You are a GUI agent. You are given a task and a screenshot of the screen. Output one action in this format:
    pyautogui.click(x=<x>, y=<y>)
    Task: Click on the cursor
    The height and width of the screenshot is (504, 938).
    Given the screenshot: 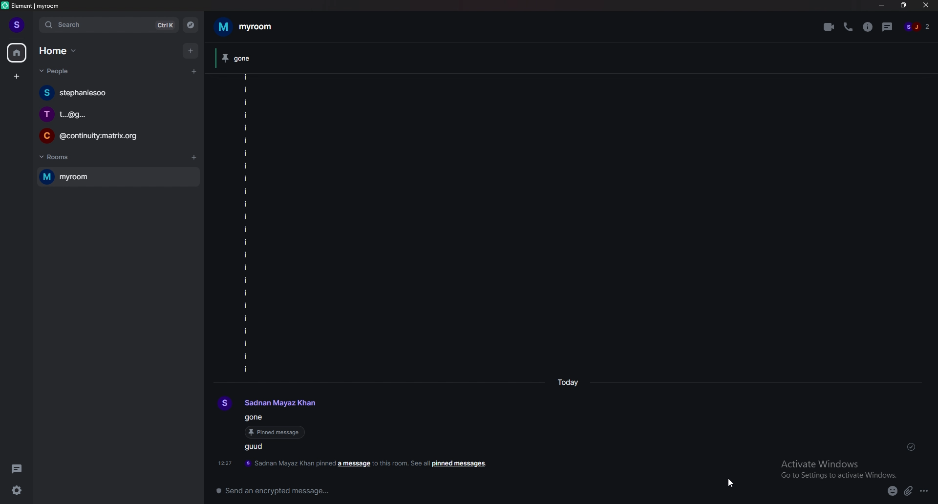 What is the action you would take?
    pyautogui.click(x=732, y=483)
    